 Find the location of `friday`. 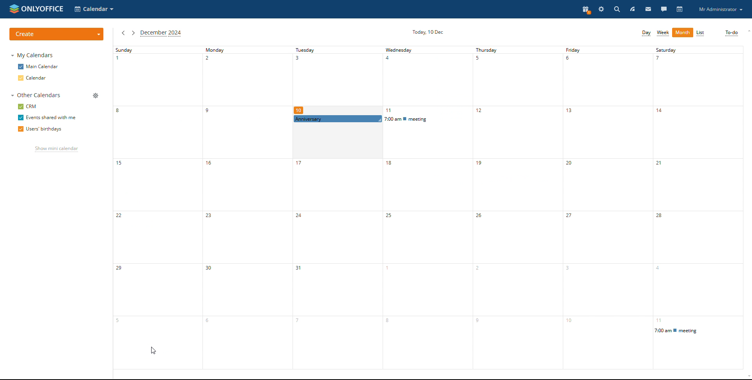

friday is located at coordinates (608, 207).